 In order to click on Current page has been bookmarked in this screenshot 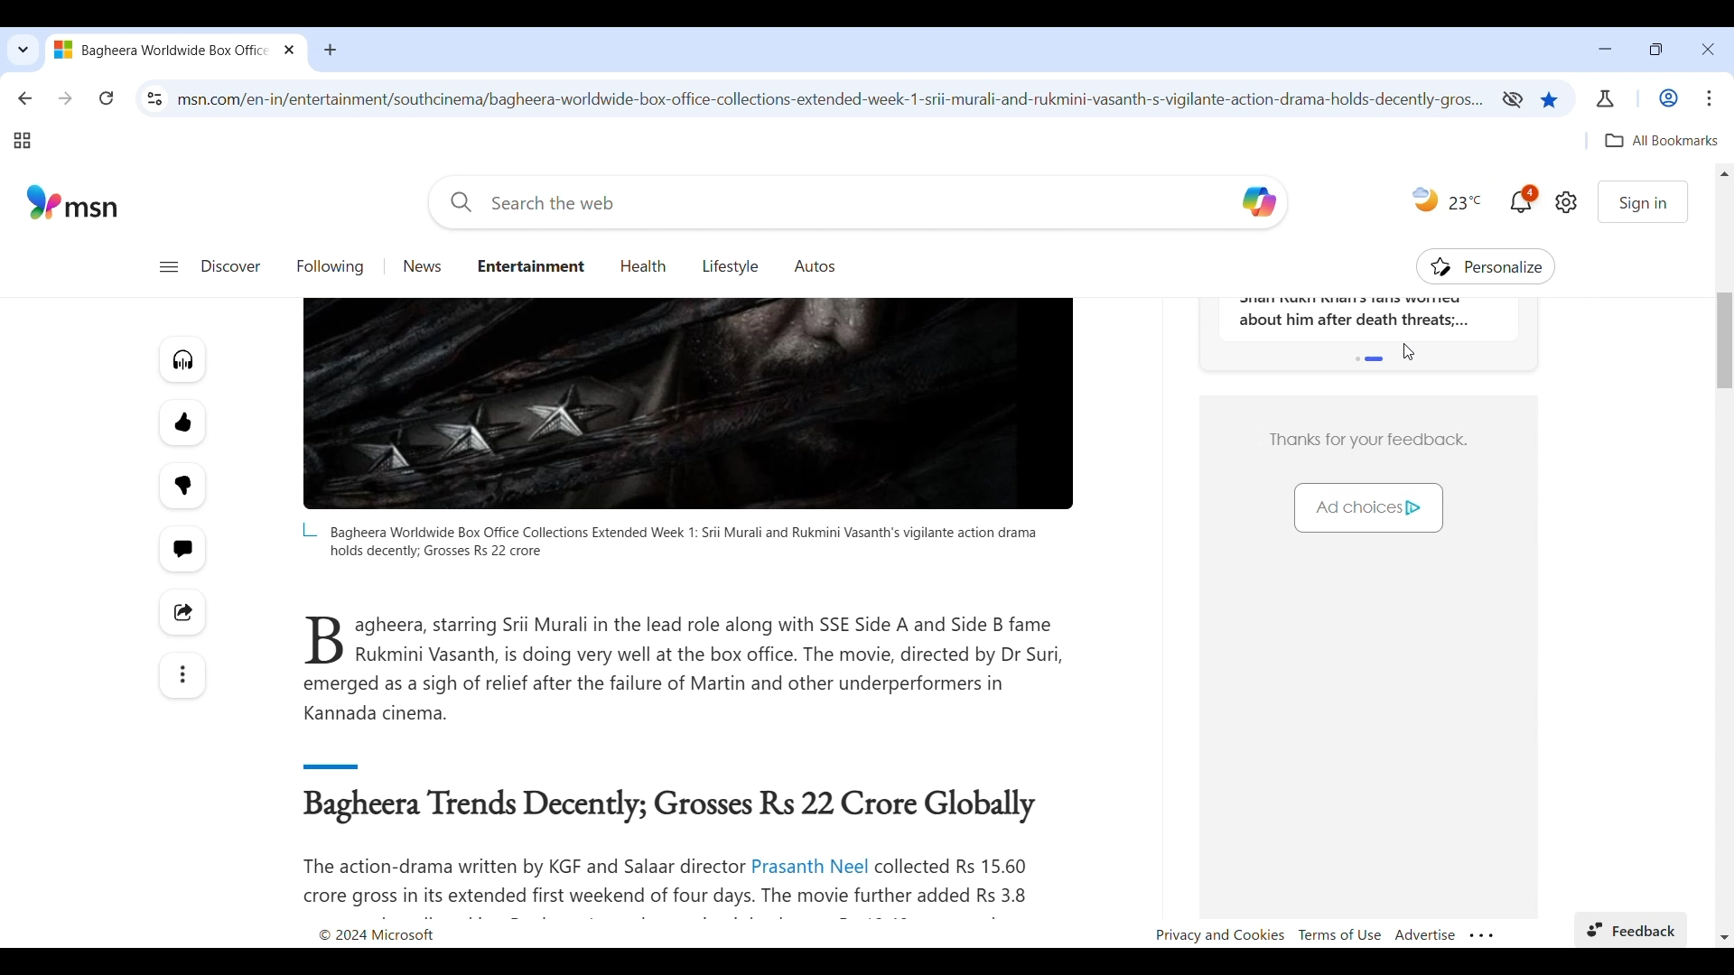, I will do `click(1549, 101)`.